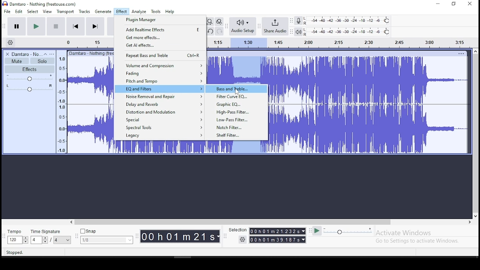 The height and width of the screenshot is (270, 480). Describe the element at coordinates (403, 233) in the screenshot. I see `Activate windows` at that location.